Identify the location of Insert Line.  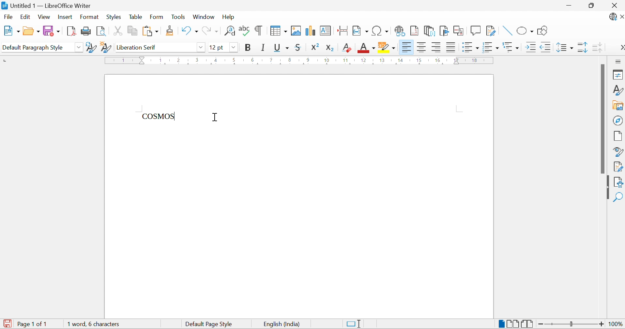
(506, 31).